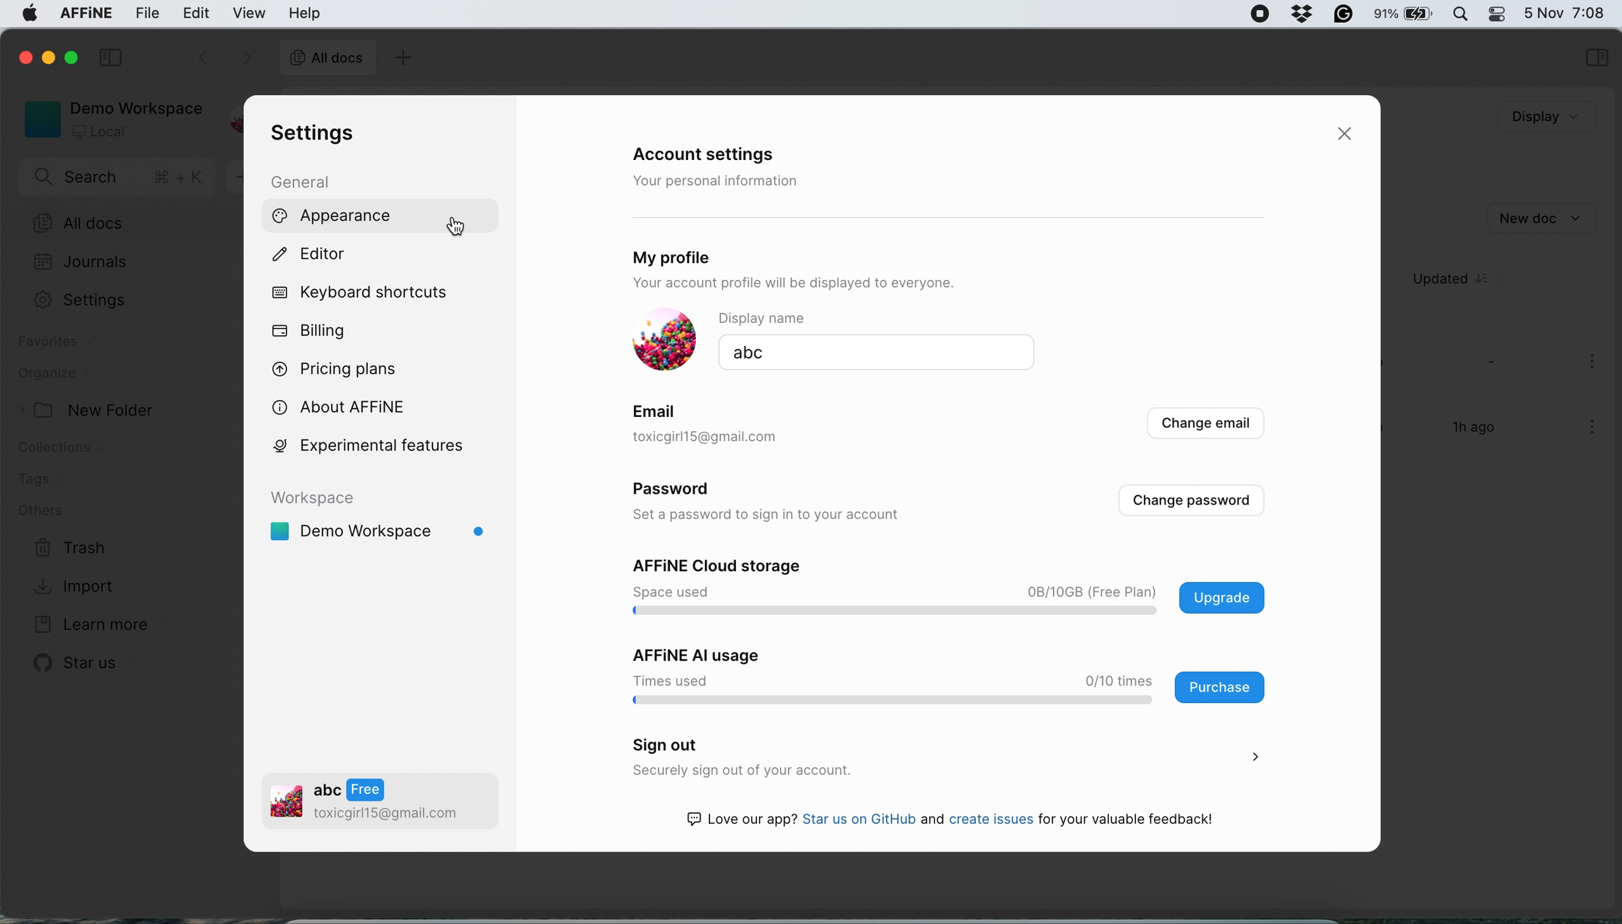 The width and height of the screenshot is (1622, 924). Describe the element at coordinates (666, 340) in the screenshot. I see `display picture` at that location.